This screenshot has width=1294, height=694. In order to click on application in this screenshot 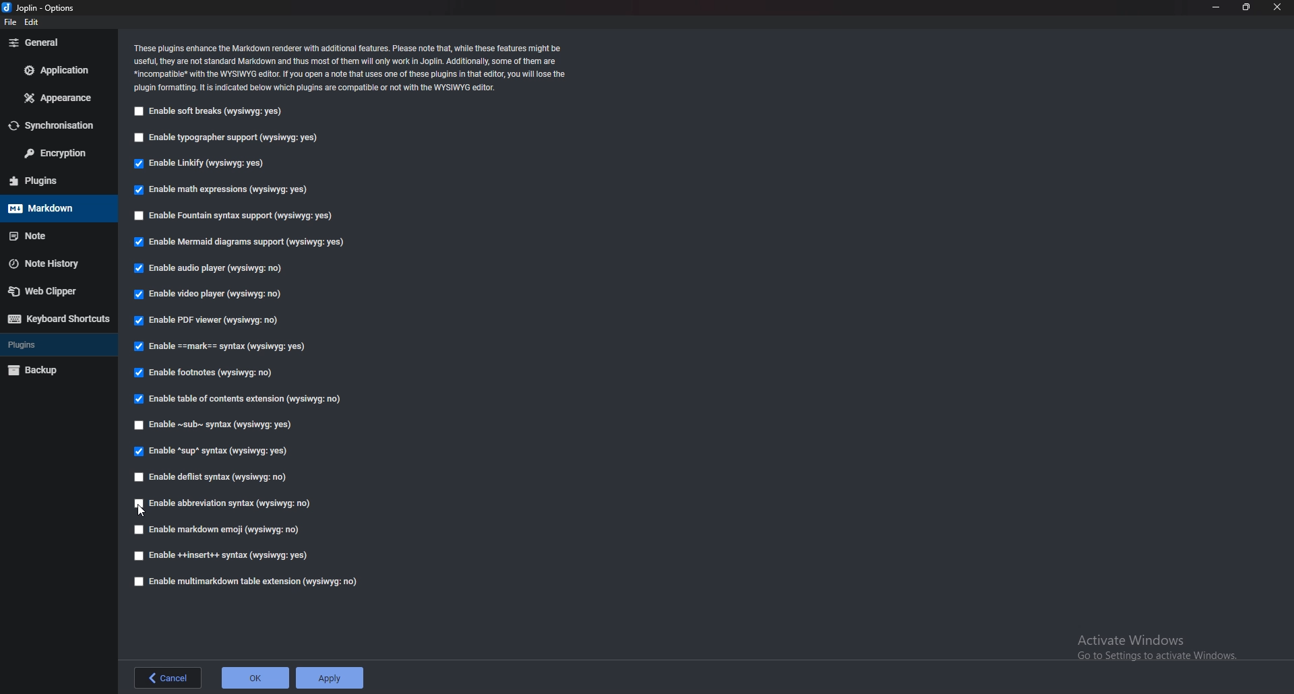, I will do `click(55, 69)`.